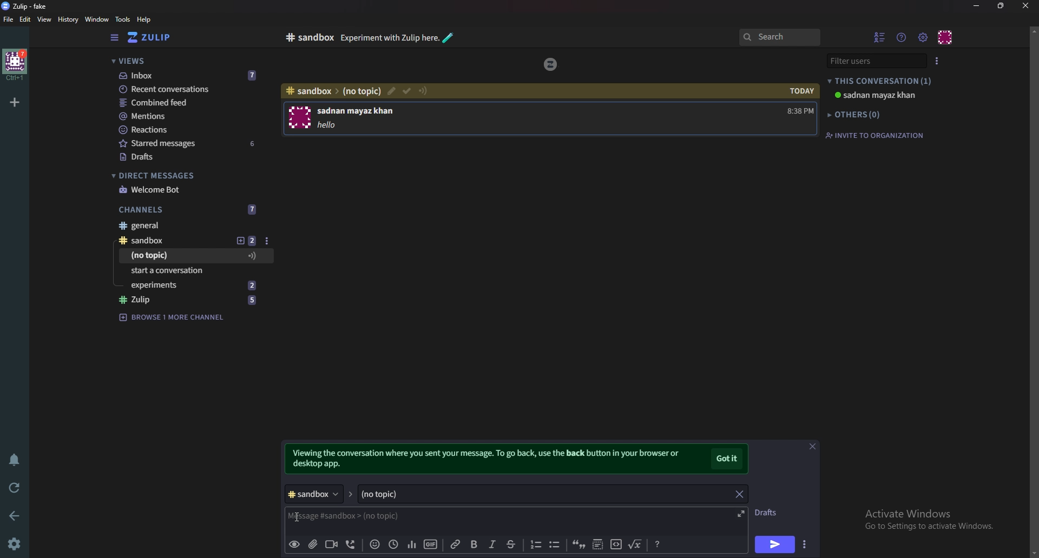  What do you see at coordinates (408, 90) in the screenshot?
I see `resolved` at bounding box center [408, 90].